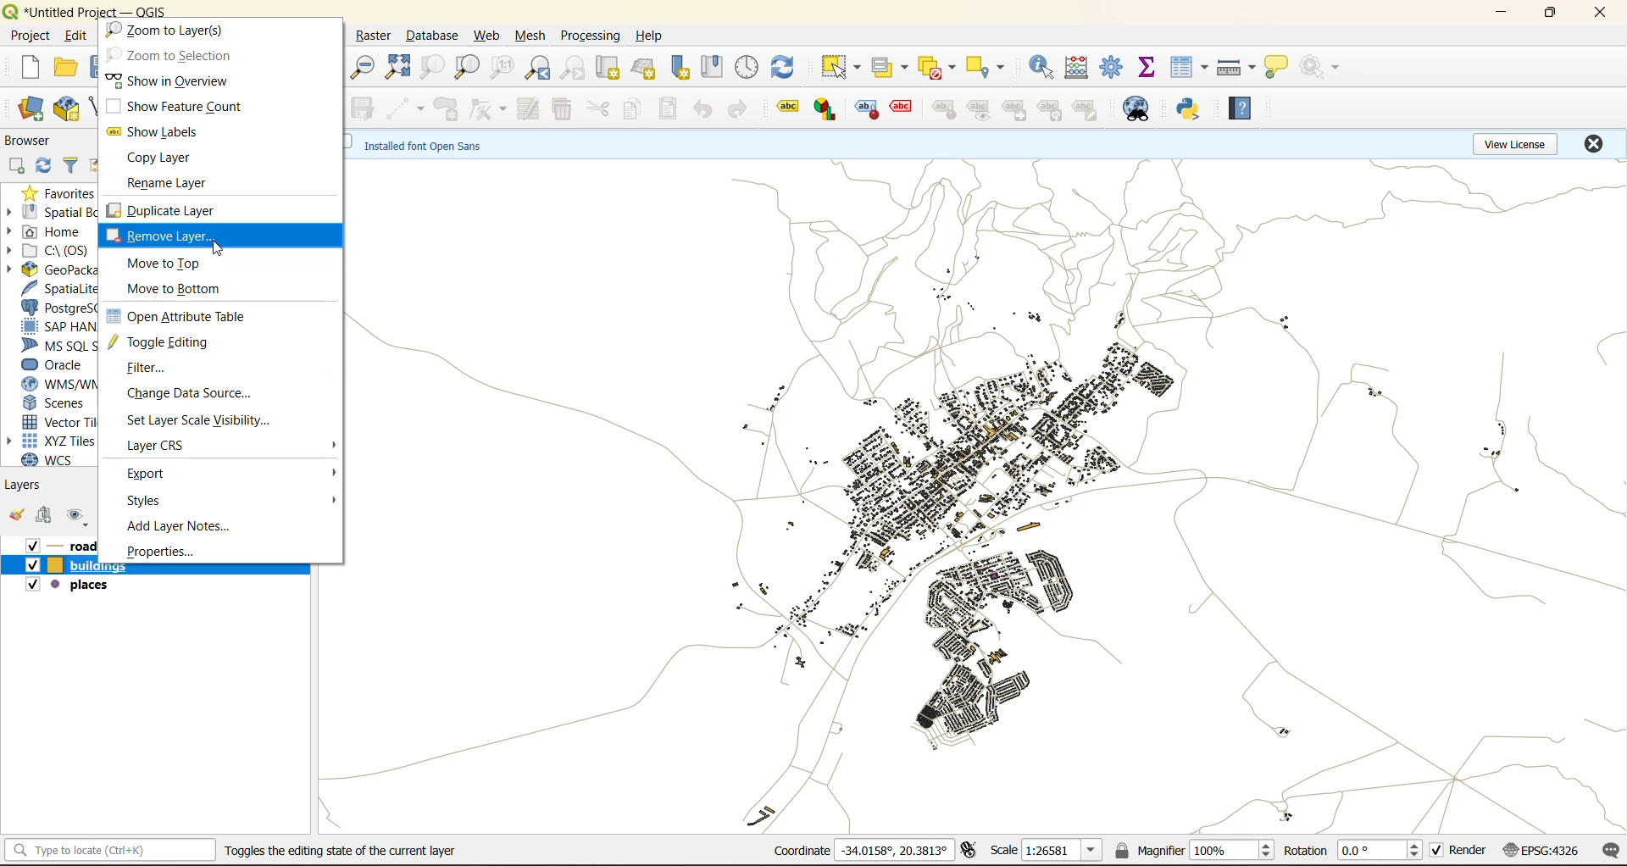 This screenshot has width=1627, height=866. Describe the element at coordinates (76, 35) in the screenshot. I see `edit` at that location.